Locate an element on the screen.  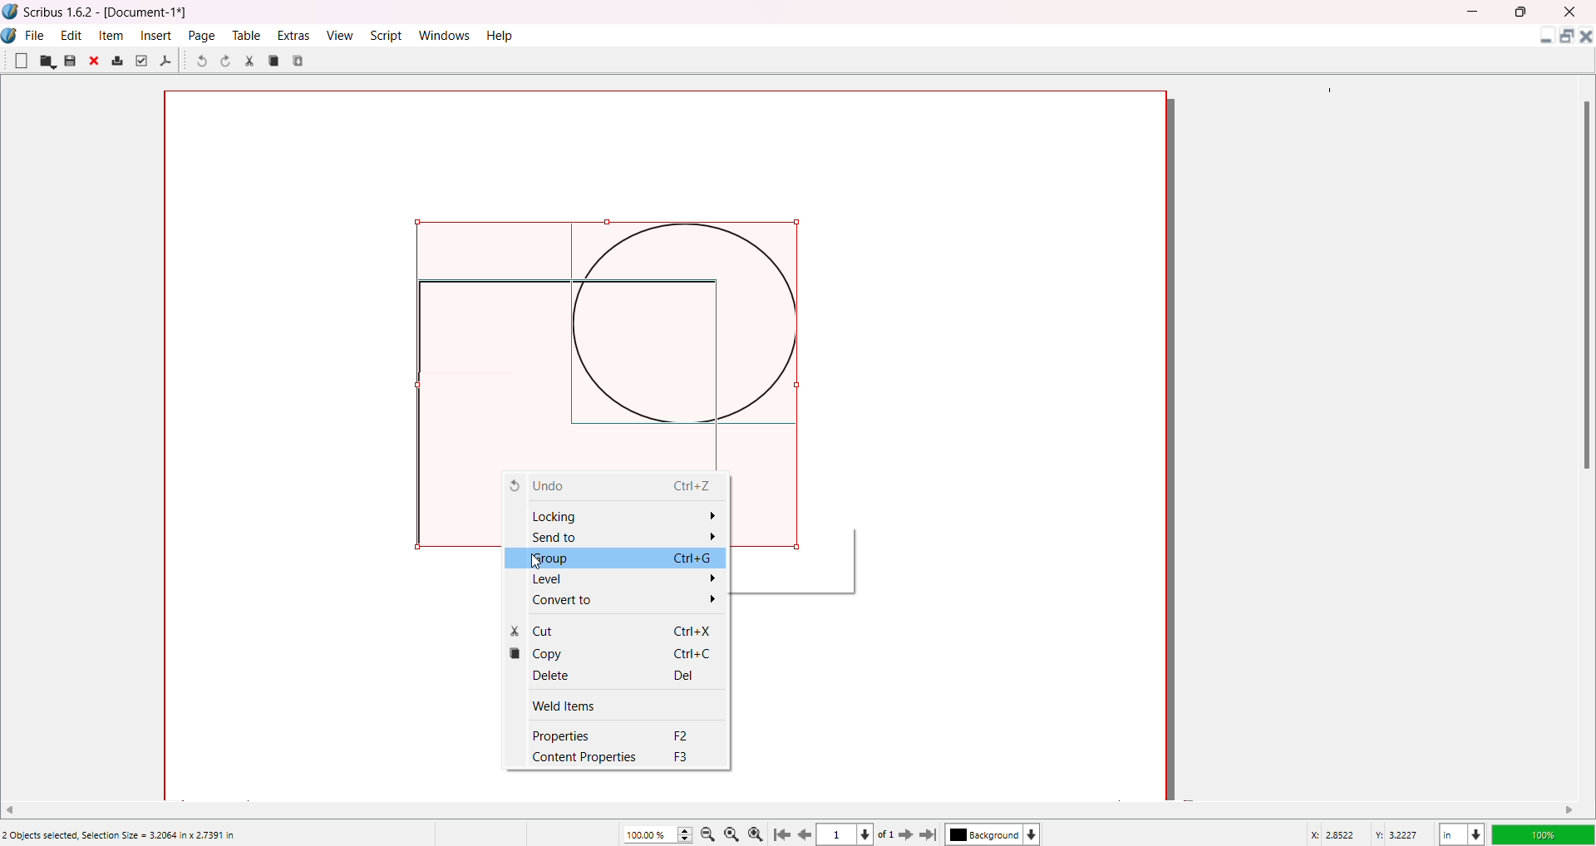
Minimize Document is located at coordinates (1542, 39).